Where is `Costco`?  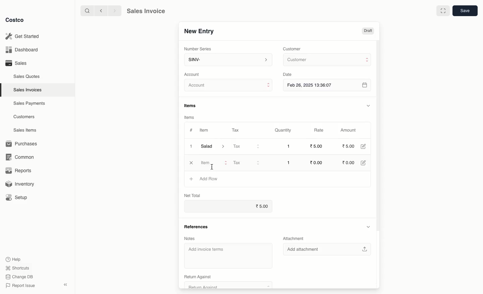
Costco is located at coordinates (16, 20).